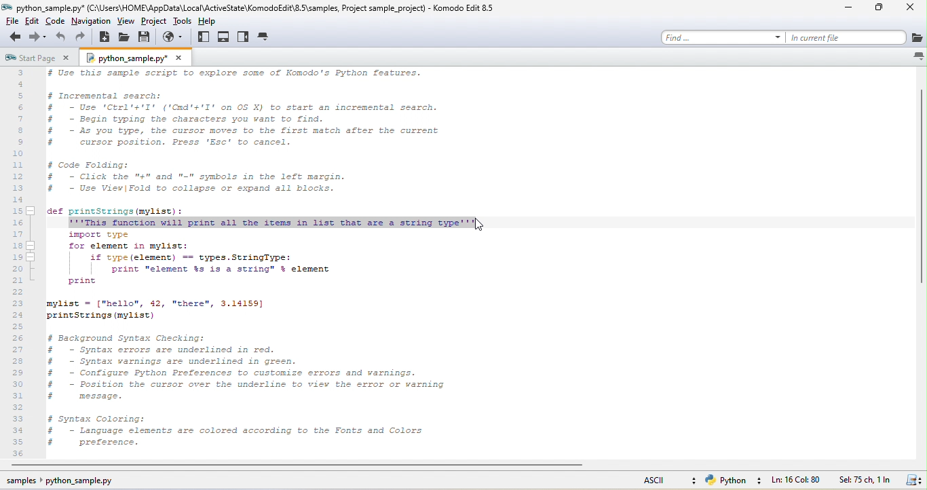  What do you see at coordinates (845, 37) in the screenshot?
I see `in current file` at bounding box center [845, 37].